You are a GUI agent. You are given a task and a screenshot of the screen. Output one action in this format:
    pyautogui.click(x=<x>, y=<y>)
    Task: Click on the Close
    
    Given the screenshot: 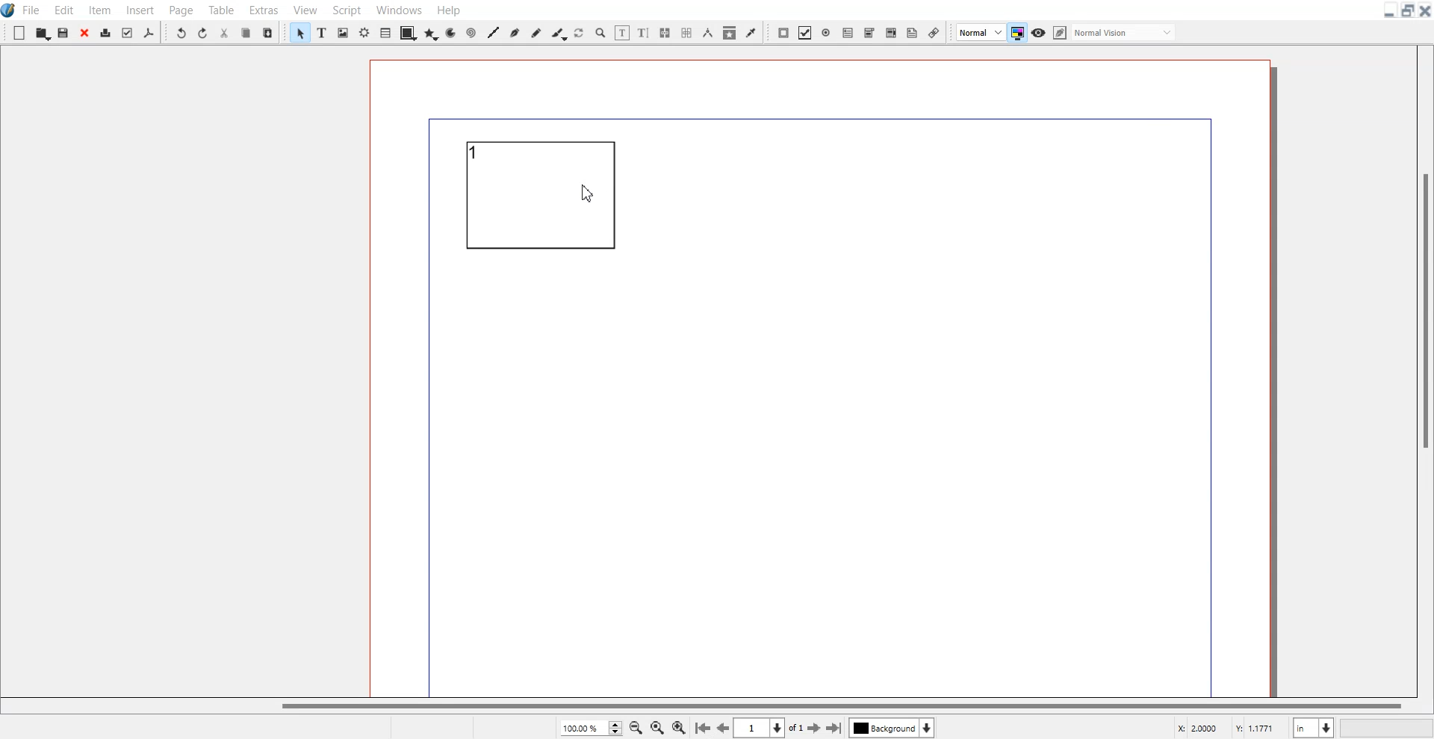 What is the action you would take?
    pyautogui.click(x=85, y=32)
    